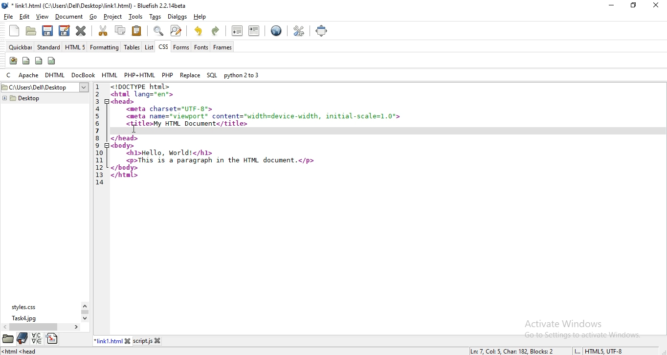 This screenshot has width=667, height=355. I want to click on copy, so click(120, 29).